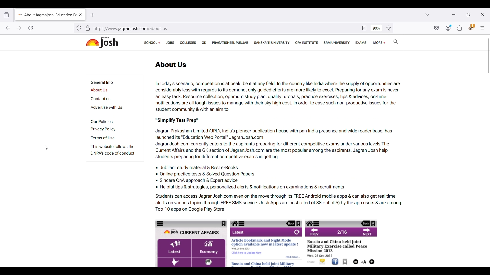 This screenshot has width=490, height=275. What do you see at coordinates (277, 203) in the screenshot?
I see `Students can access JagranJosh.com even on the move through its FREE Android mobile apps & can also get real time
alerts on various topics through FREE SMS service. Josh Apps are best rated (4.38 out of 5) by the app users & are among
Top-10 apps on Google Play Store` at bounding box center [277, 203].